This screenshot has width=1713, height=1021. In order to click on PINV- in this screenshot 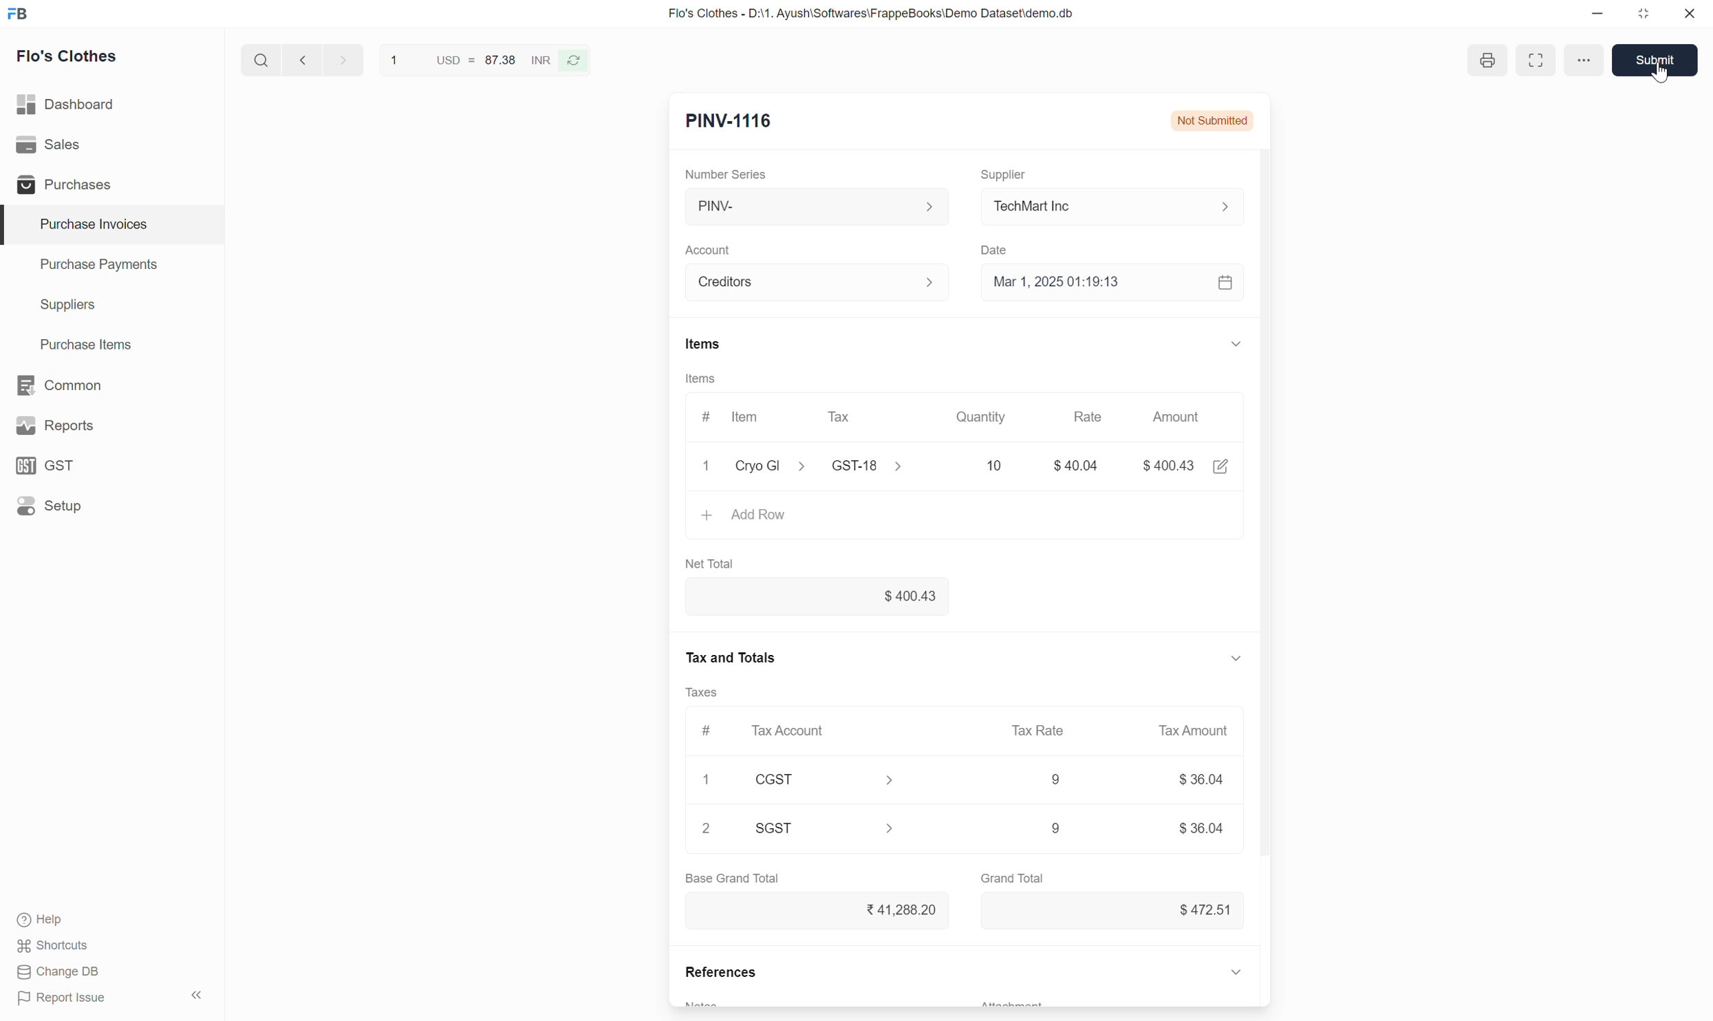, I will do `click(815, 206)`.